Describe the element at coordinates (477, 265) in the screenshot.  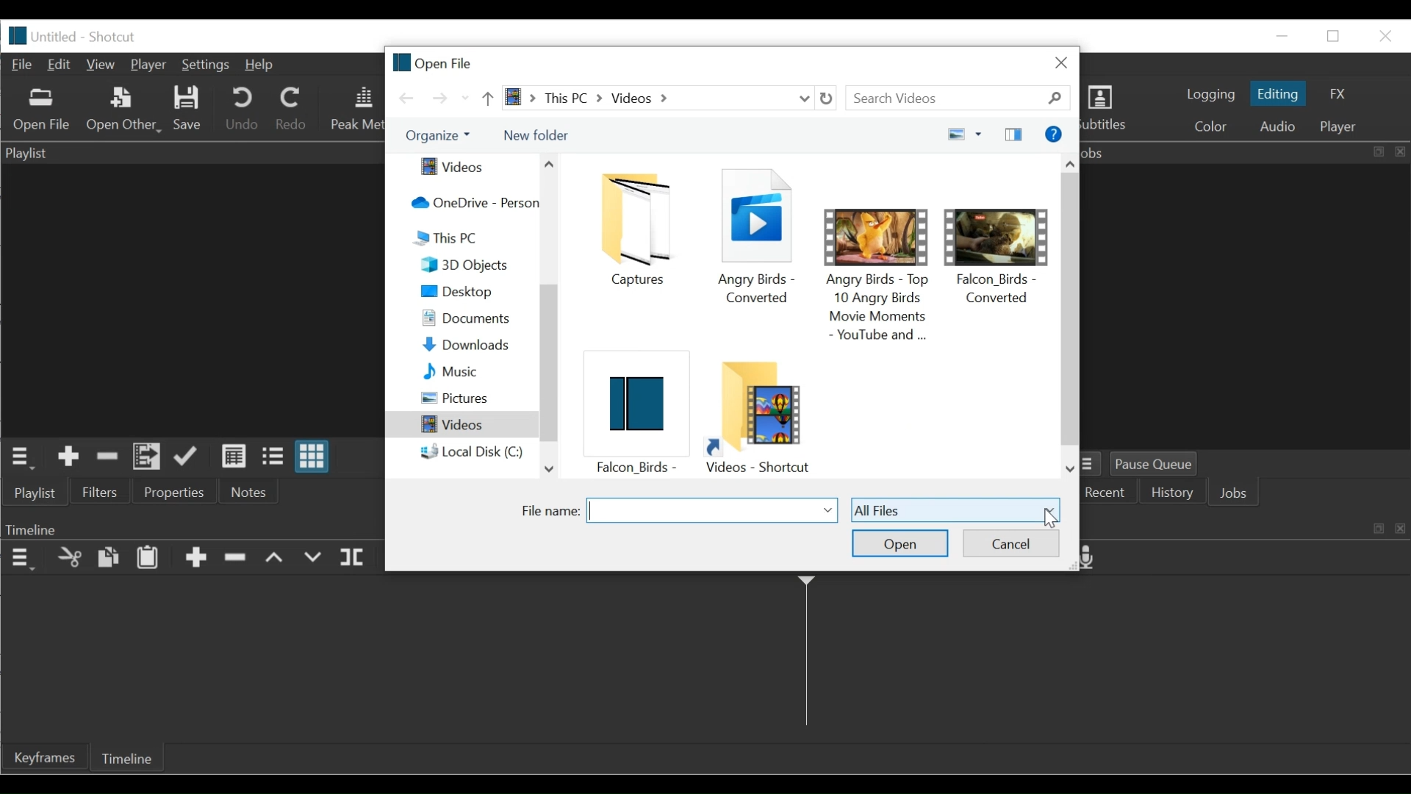
I see `3D Objects` at that location.